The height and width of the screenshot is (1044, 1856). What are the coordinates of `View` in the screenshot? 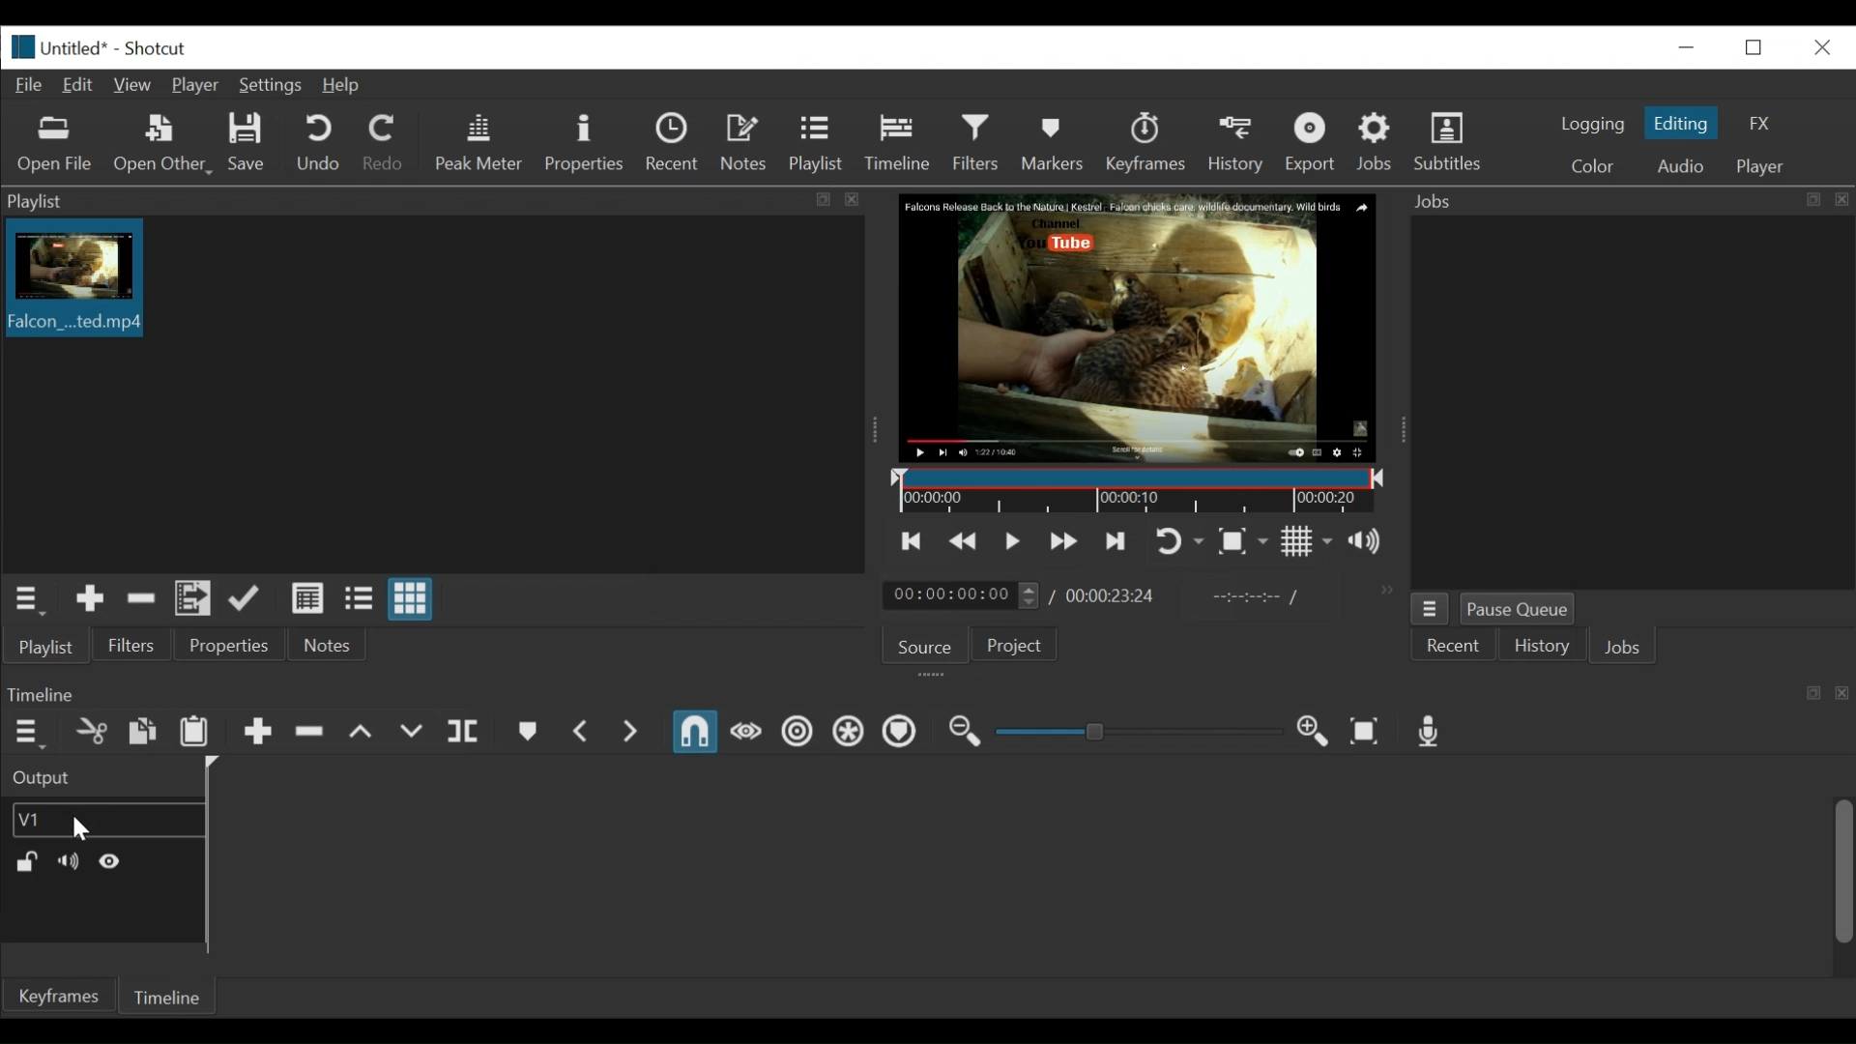 It's located at (134, 84).